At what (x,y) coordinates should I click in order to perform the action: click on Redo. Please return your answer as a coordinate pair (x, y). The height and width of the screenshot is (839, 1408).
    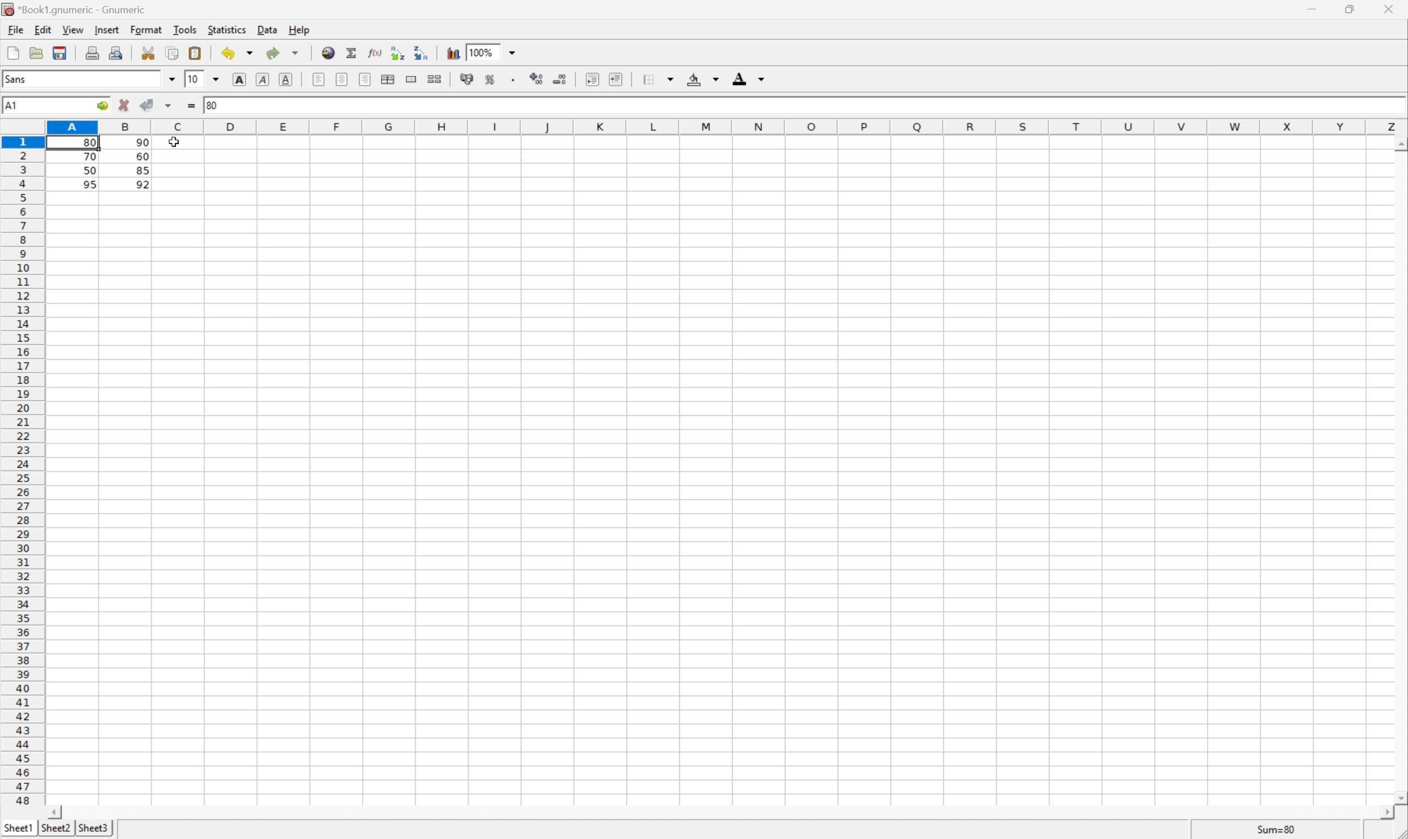
    Looking at the image, I should click on (270, 51).